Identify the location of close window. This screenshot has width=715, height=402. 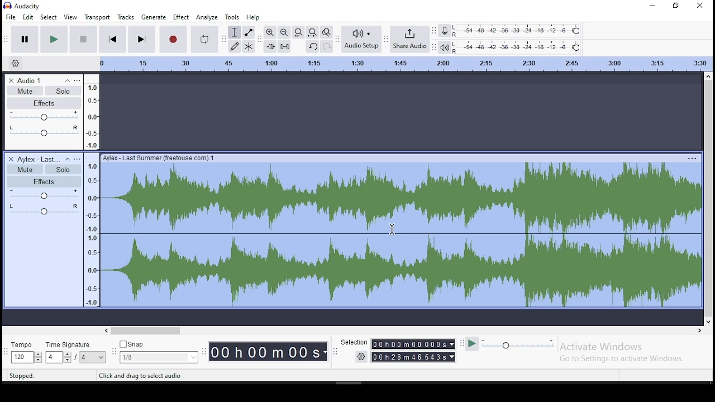
(701, 6).